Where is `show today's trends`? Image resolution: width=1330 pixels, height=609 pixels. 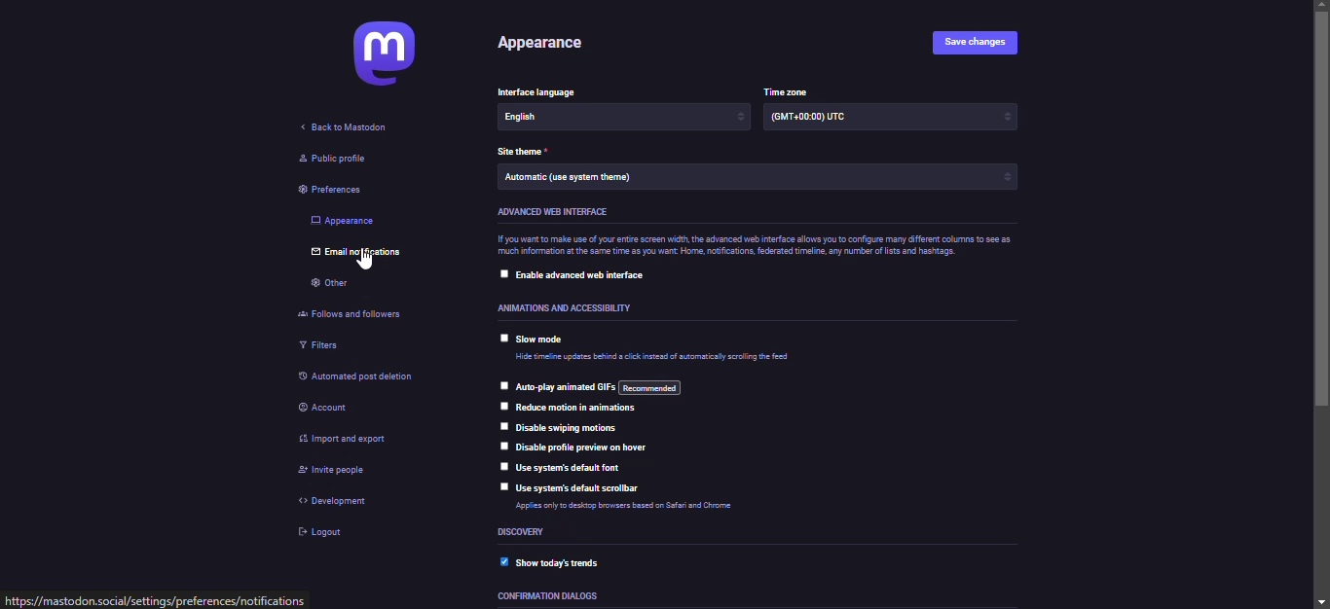
show today's trends is located at coordinates (560, 561).